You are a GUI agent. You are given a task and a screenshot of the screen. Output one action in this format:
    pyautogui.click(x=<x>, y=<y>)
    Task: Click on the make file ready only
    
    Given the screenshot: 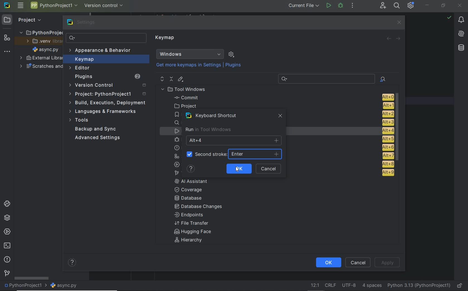 What is the action you would take?
    pyautogui.click(x=460, y=286)
    